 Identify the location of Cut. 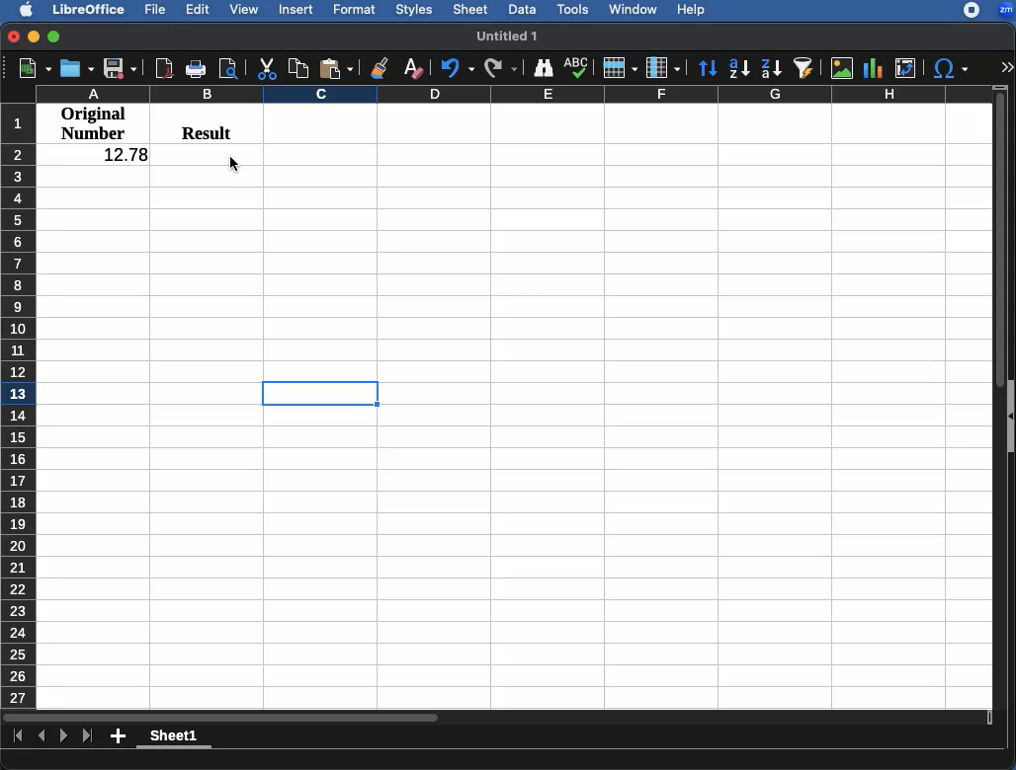
(264, 68).